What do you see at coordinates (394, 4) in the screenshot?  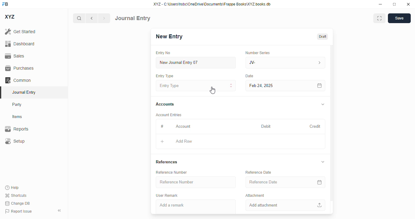 I see `toggle maximize` at bounding box center [394, 4].